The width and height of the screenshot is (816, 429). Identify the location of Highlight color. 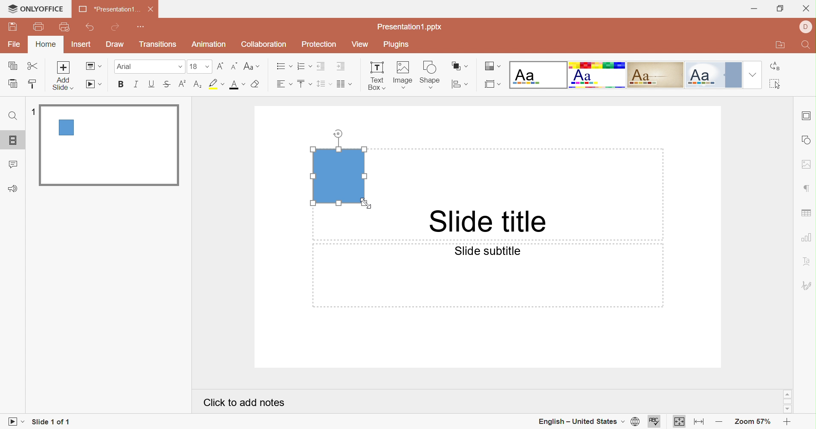
(216, 85).